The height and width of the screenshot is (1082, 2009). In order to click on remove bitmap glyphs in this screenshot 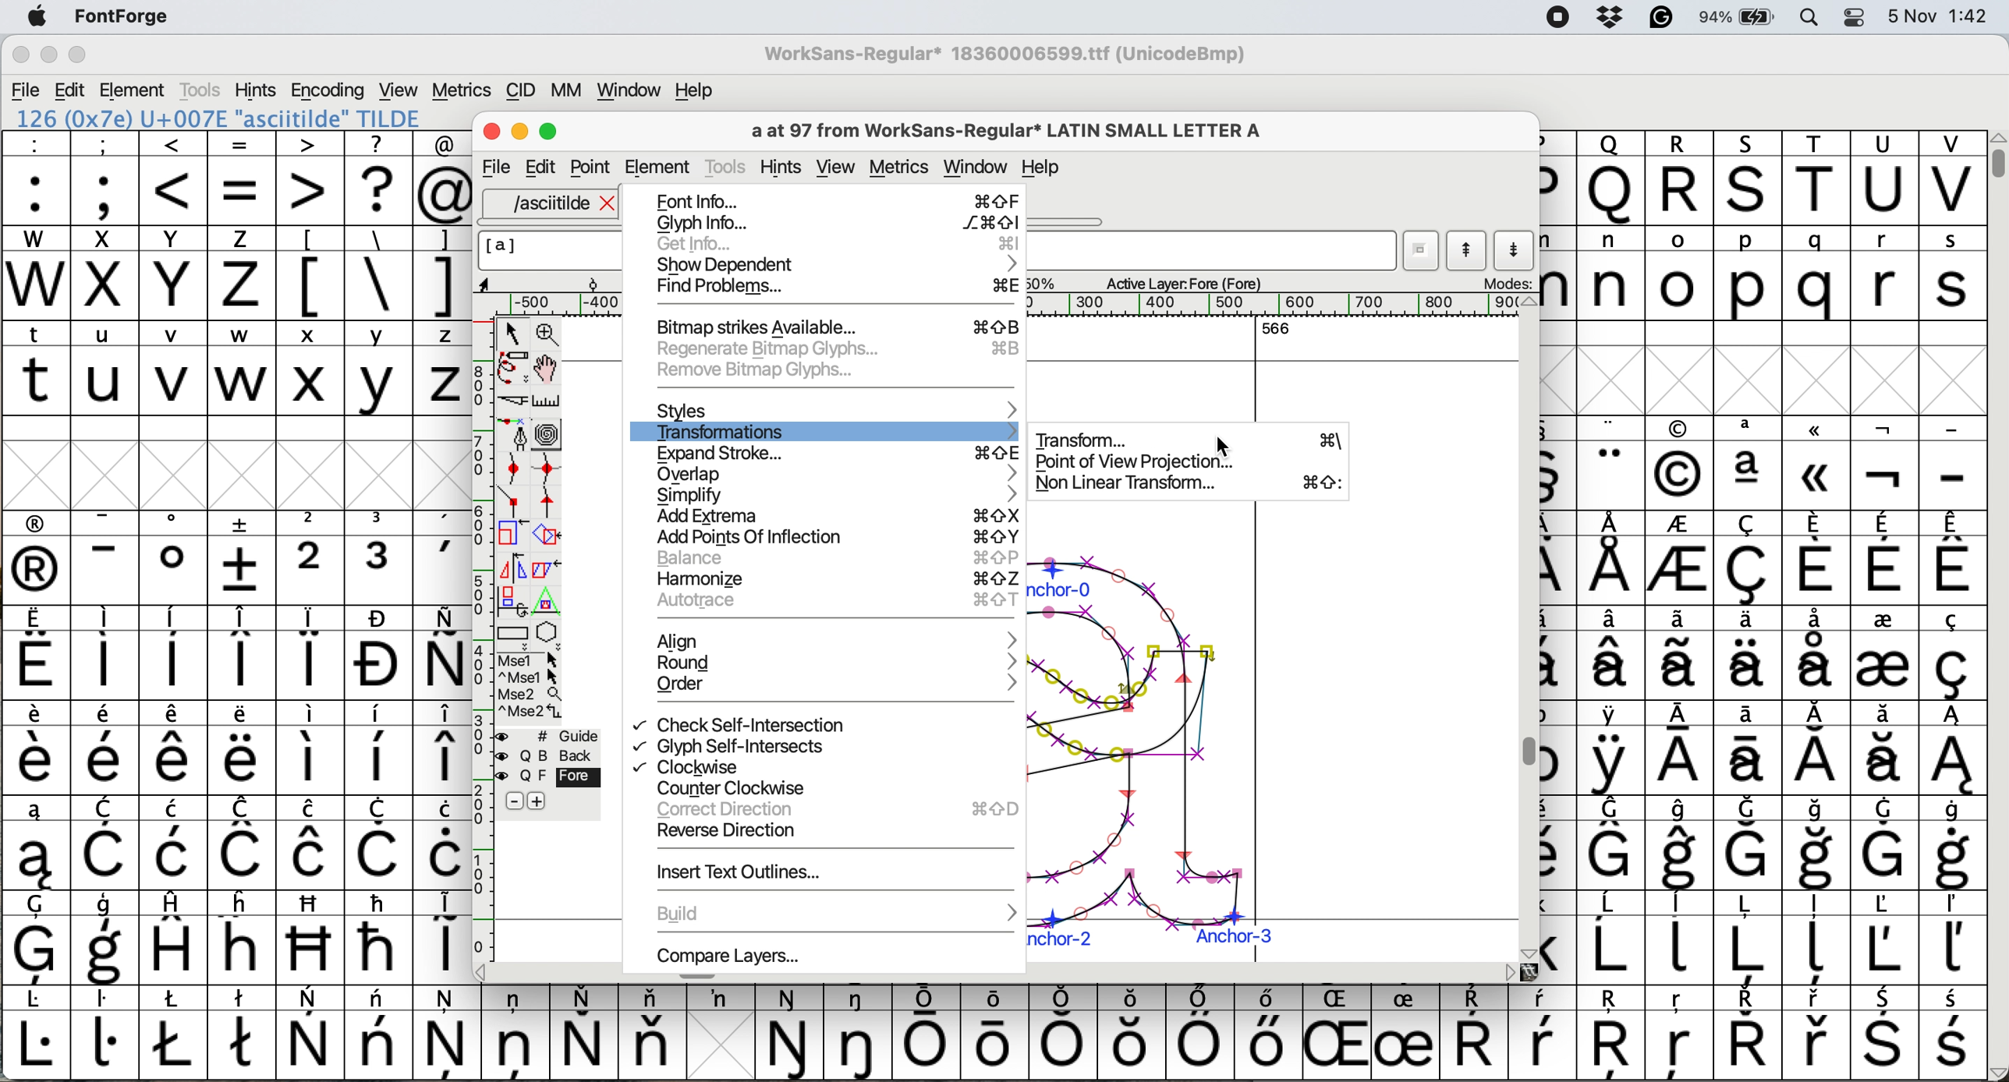, I will do `click(761, 370)`.